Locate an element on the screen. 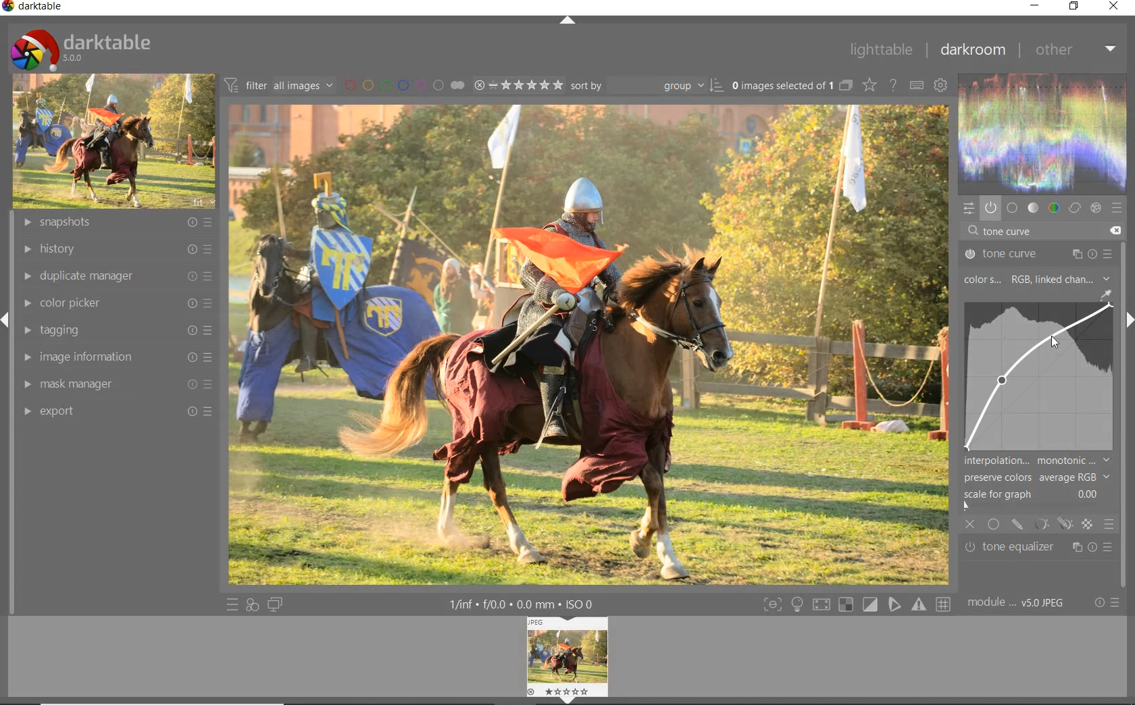 The height and width of the screenshot is (705, 1135). presets is located at coordinates (1117, 209).